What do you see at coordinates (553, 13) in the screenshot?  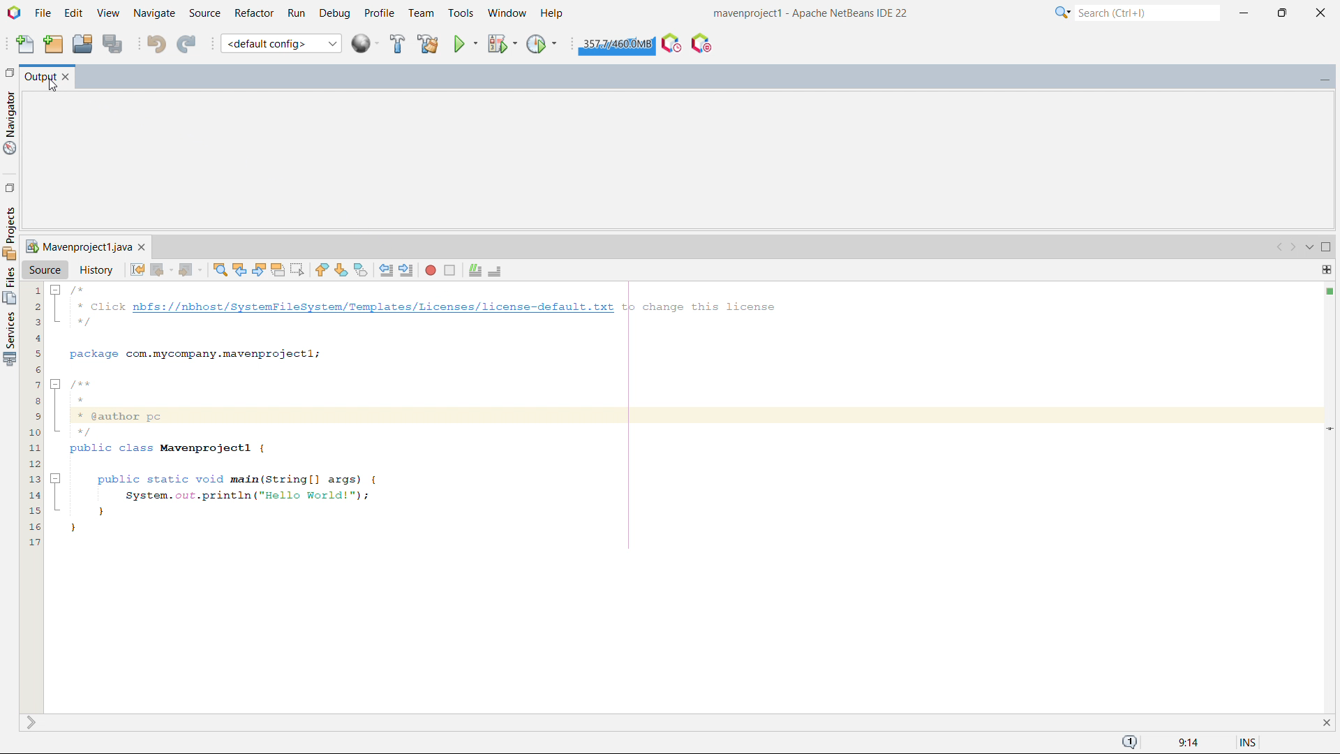 I see `h` at bounding box center [553, 13].